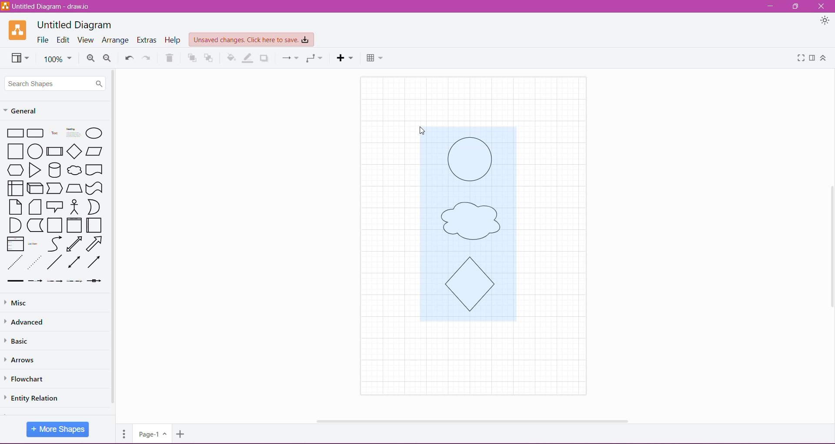 This screenshot has width=835, height=444. I want to click on Horizontal Scroll Bar, so click(470, 418).